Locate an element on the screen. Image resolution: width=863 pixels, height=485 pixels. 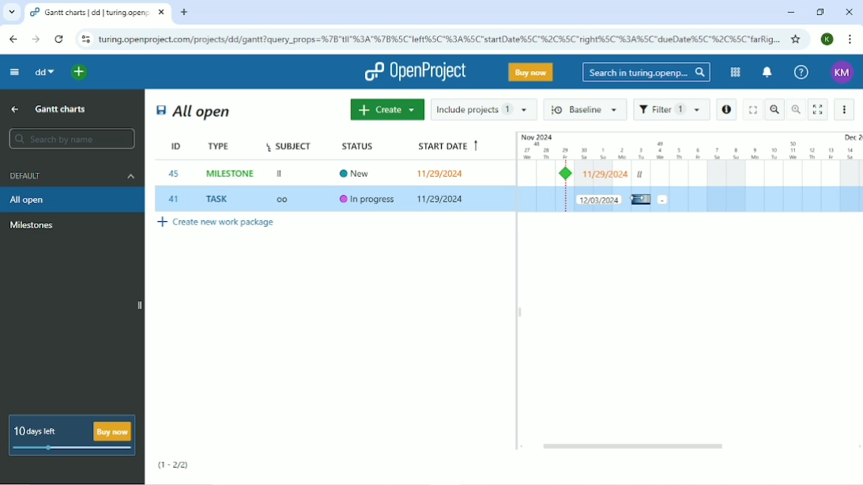
Back is located at coordinates (14, 39).